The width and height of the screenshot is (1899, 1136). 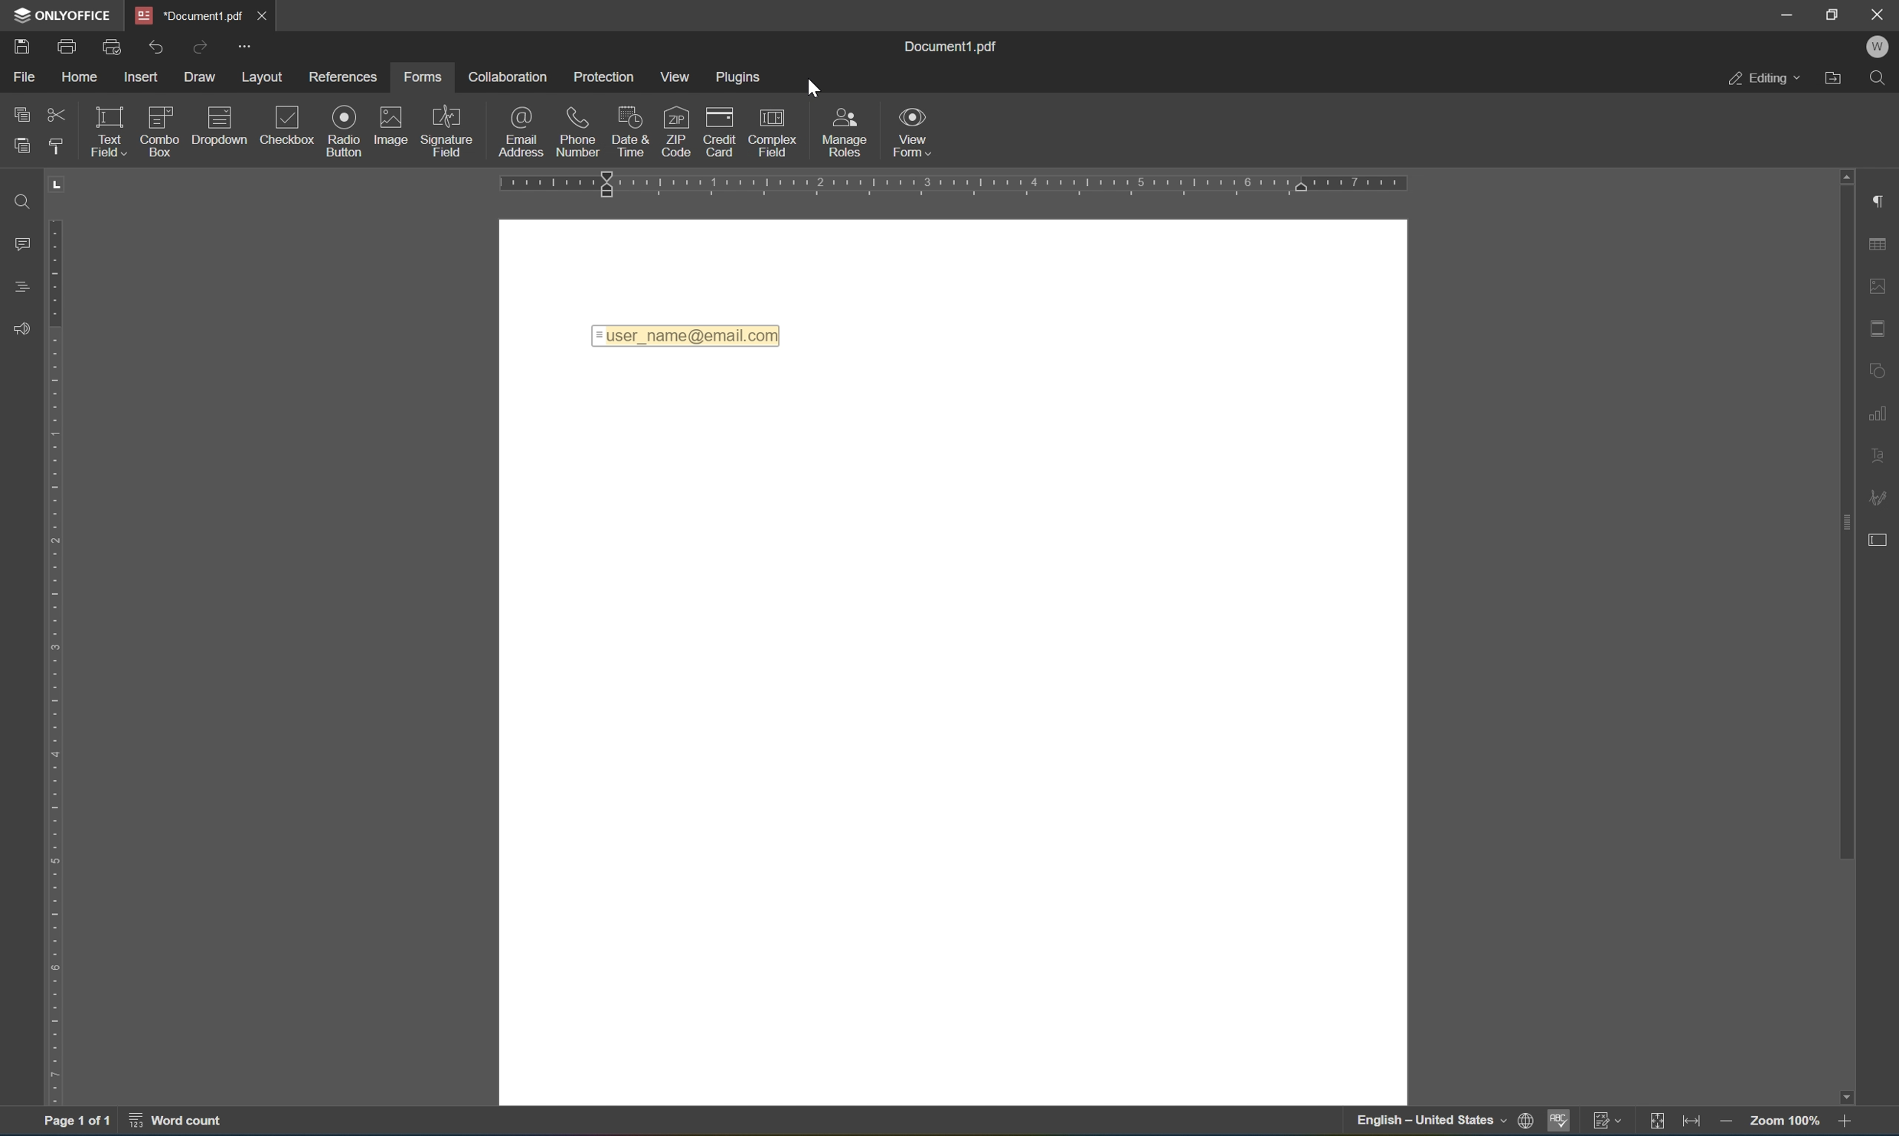 I want to click on =user_name@email.com|, so click(x=704, y=335).